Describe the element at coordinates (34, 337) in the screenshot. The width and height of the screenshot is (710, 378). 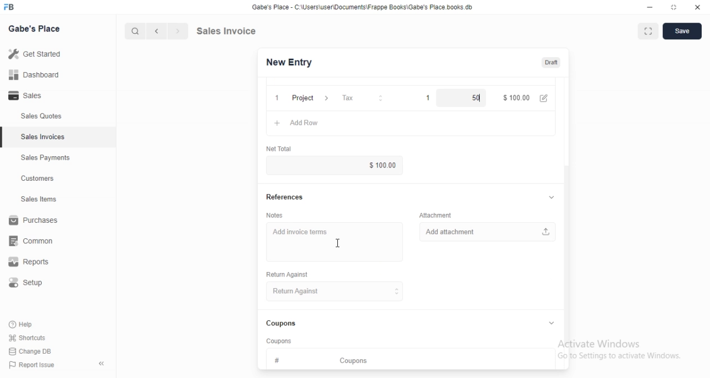
I see `Shortcuts` at that location.